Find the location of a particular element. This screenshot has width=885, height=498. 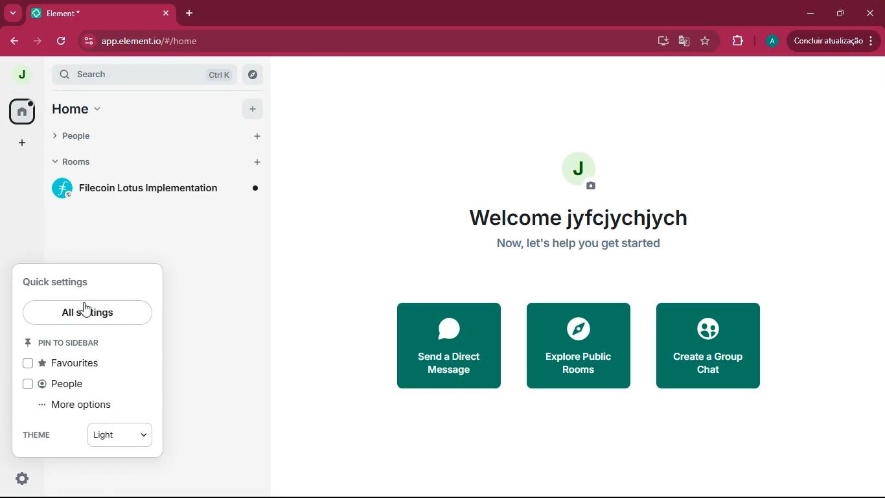

add tab is located at coordinates (187, 13).